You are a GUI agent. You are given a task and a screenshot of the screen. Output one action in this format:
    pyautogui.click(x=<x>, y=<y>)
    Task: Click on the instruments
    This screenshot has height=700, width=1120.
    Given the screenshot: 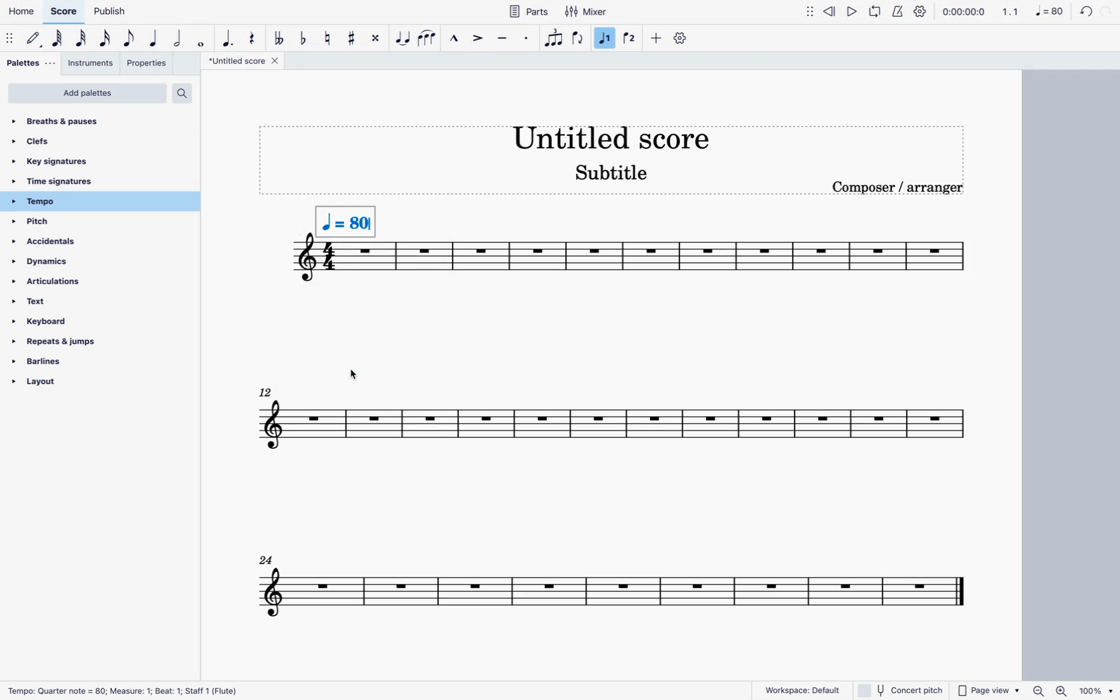 What is the action you would take?
    pyautogui.click(x=91, y=65)
    